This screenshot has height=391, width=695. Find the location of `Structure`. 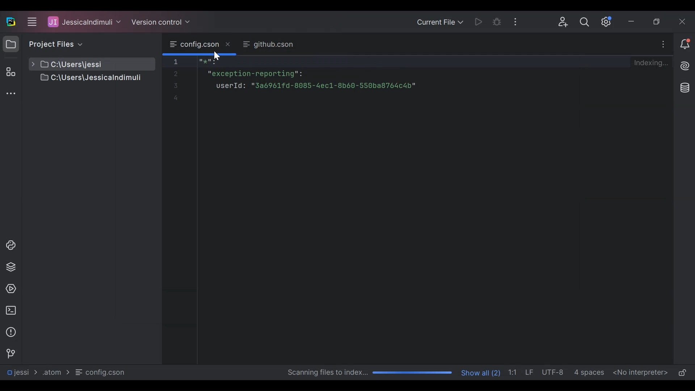

Structure is located at coordinates (9, 72).